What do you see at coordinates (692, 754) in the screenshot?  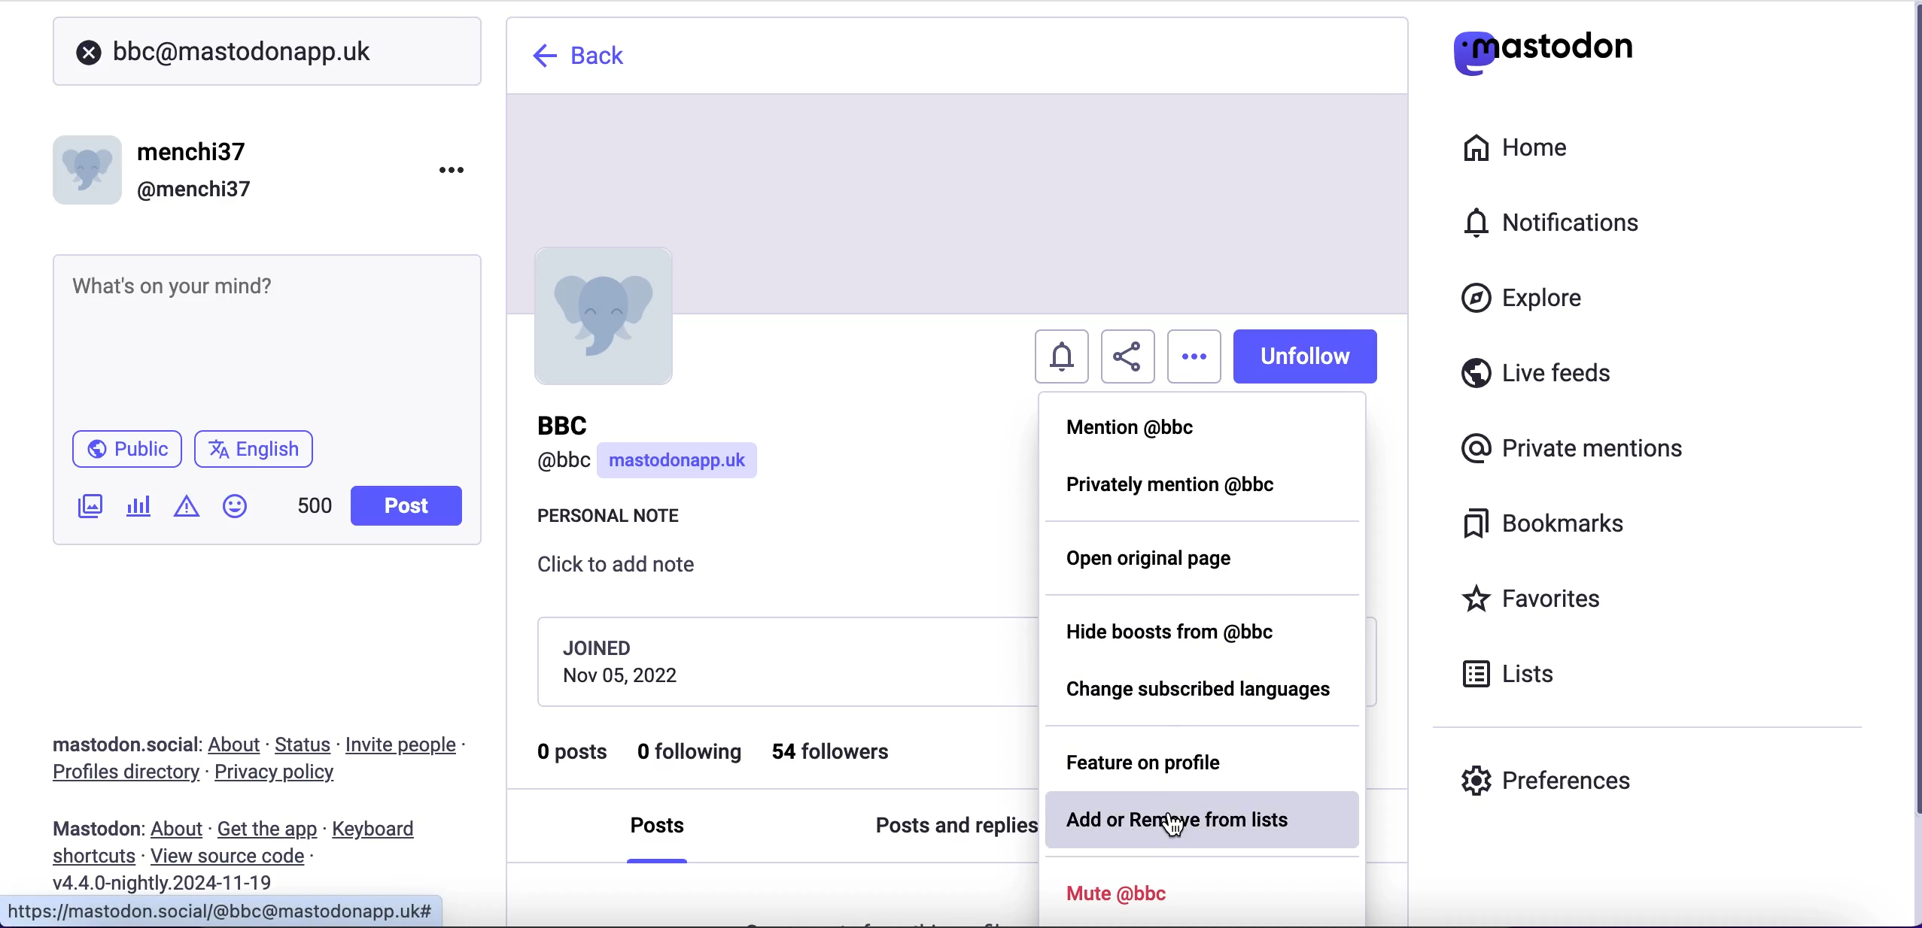 I see `0 following` at bounding box center [692, 754].